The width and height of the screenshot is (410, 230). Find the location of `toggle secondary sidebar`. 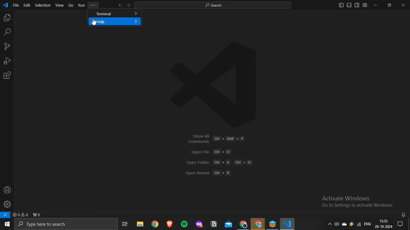

toggle secondary sidebar is located at coordinates (357, 5).